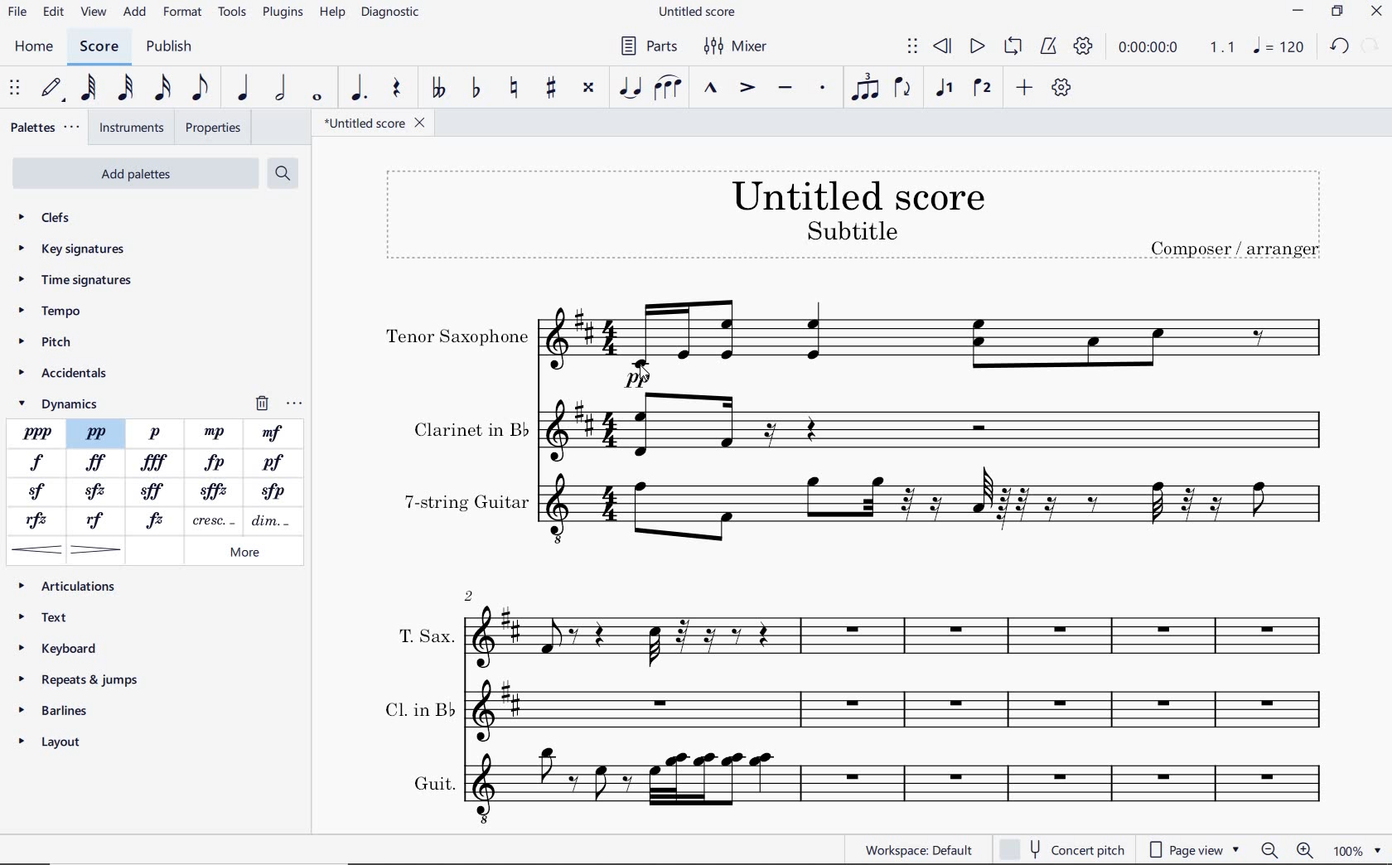 The image size is (1392, 865). Describe the element at coordinates (83, 681) in the screenshot. I see `REPEATS & JUMPS` at that location.